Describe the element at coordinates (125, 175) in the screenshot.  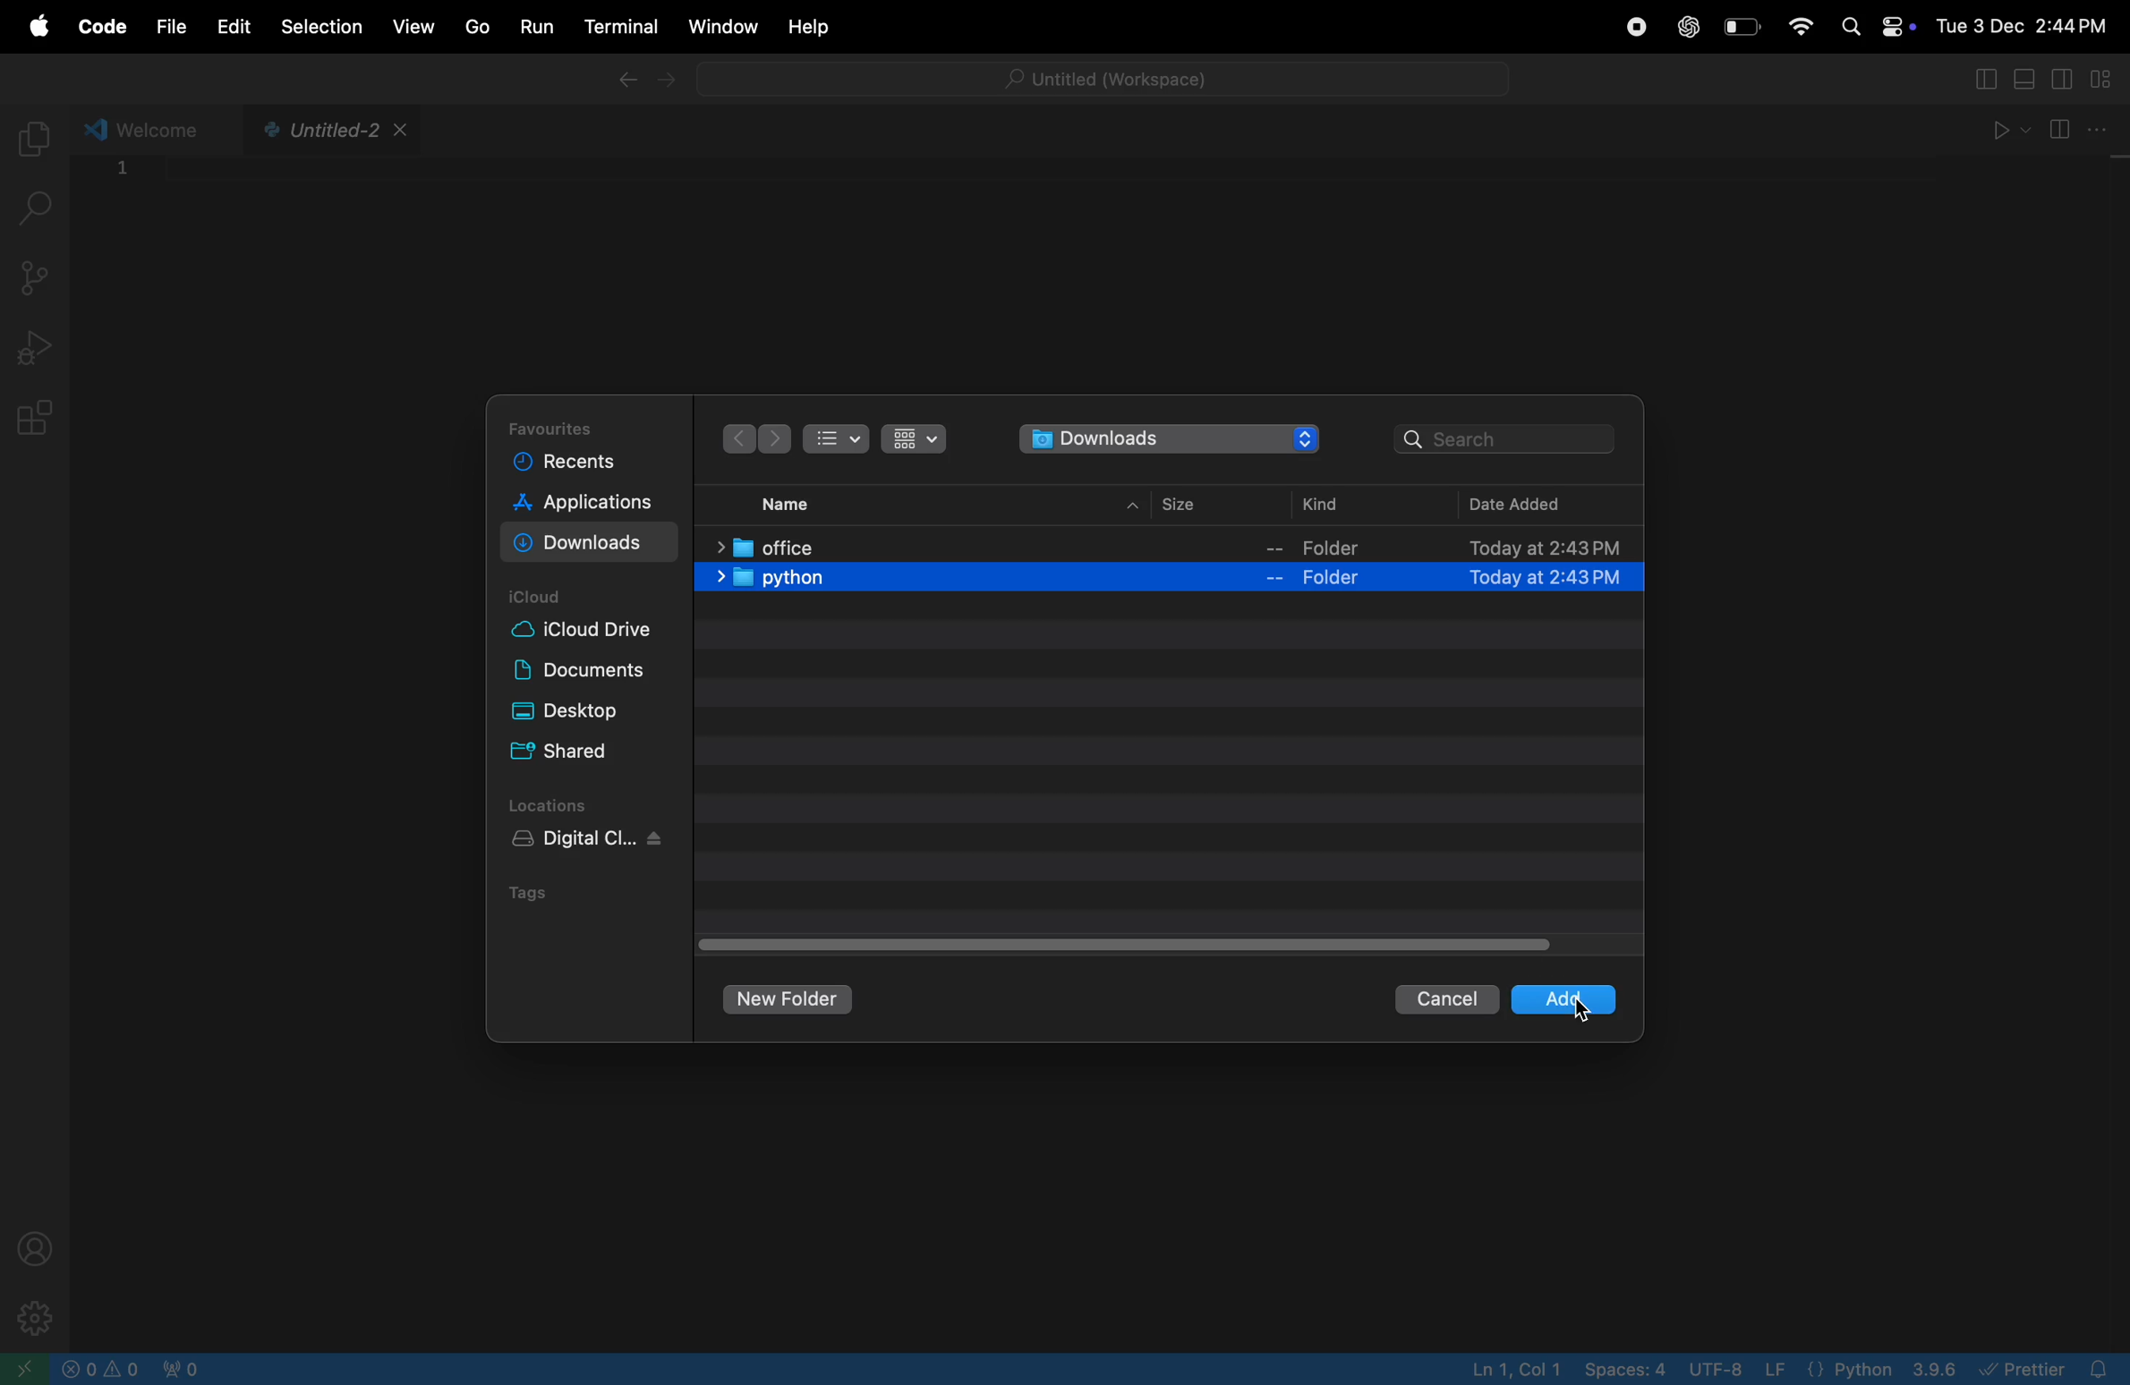
I see `1` at that location.